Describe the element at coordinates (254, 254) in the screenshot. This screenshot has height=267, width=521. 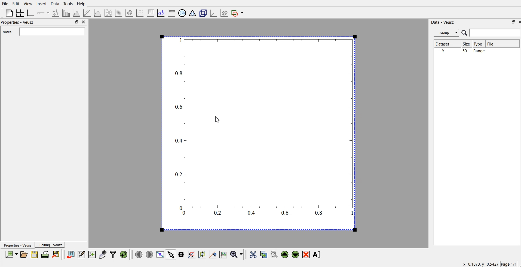
I see `cut the selected widgets` at that location.